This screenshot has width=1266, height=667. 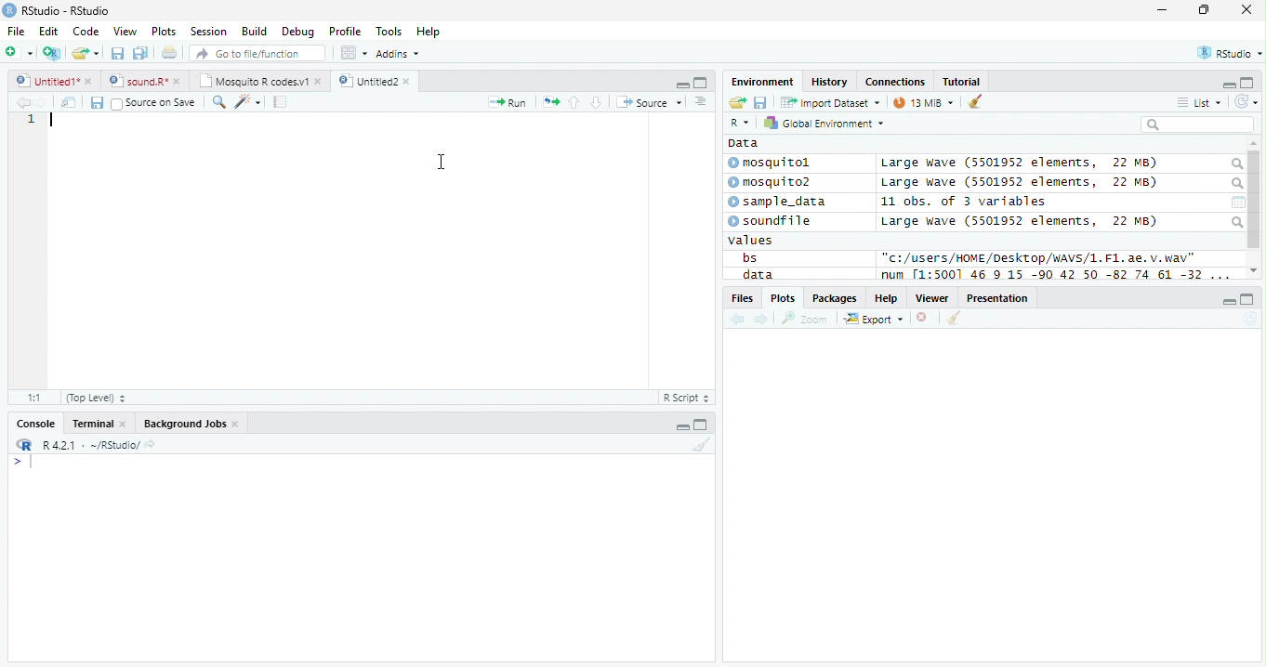 What do you see at coordinates (1248, 299) in the screenshot?
I see `full screen` at bounding box center [1248, 299].